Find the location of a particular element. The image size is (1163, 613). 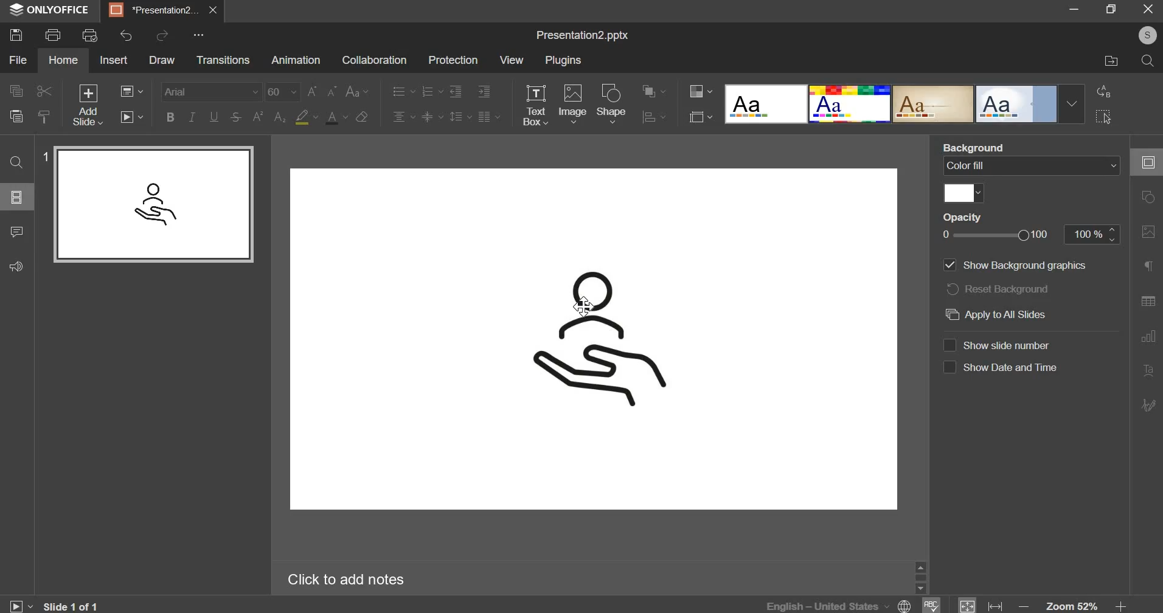

background is located at coordinates (974, 142).